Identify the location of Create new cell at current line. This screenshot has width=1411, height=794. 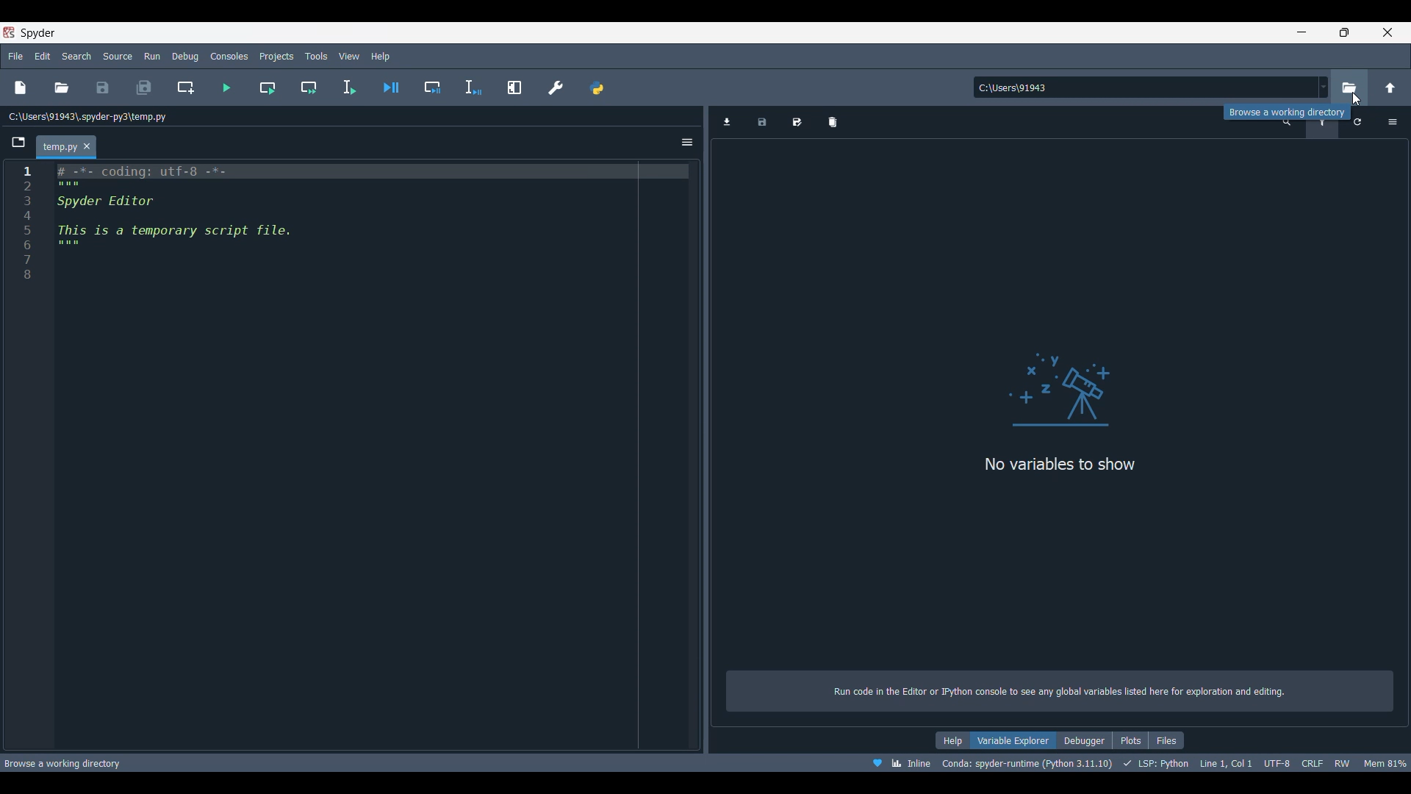
(185, 87).